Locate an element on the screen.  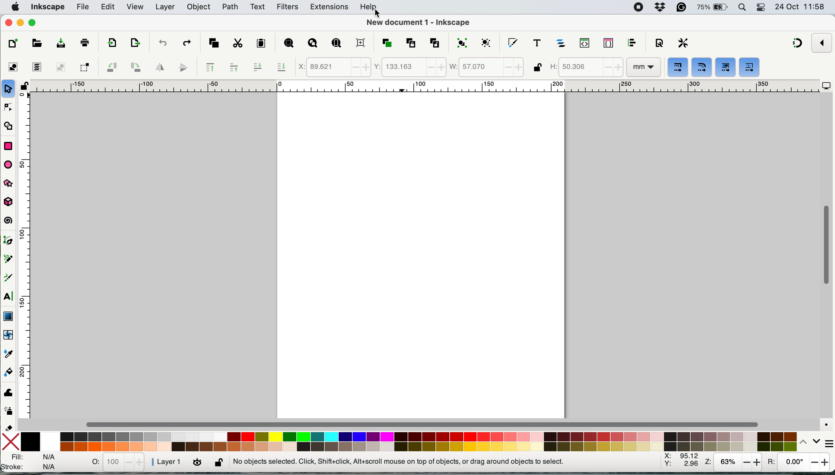
move patterns is located at coordinates (750, 67).